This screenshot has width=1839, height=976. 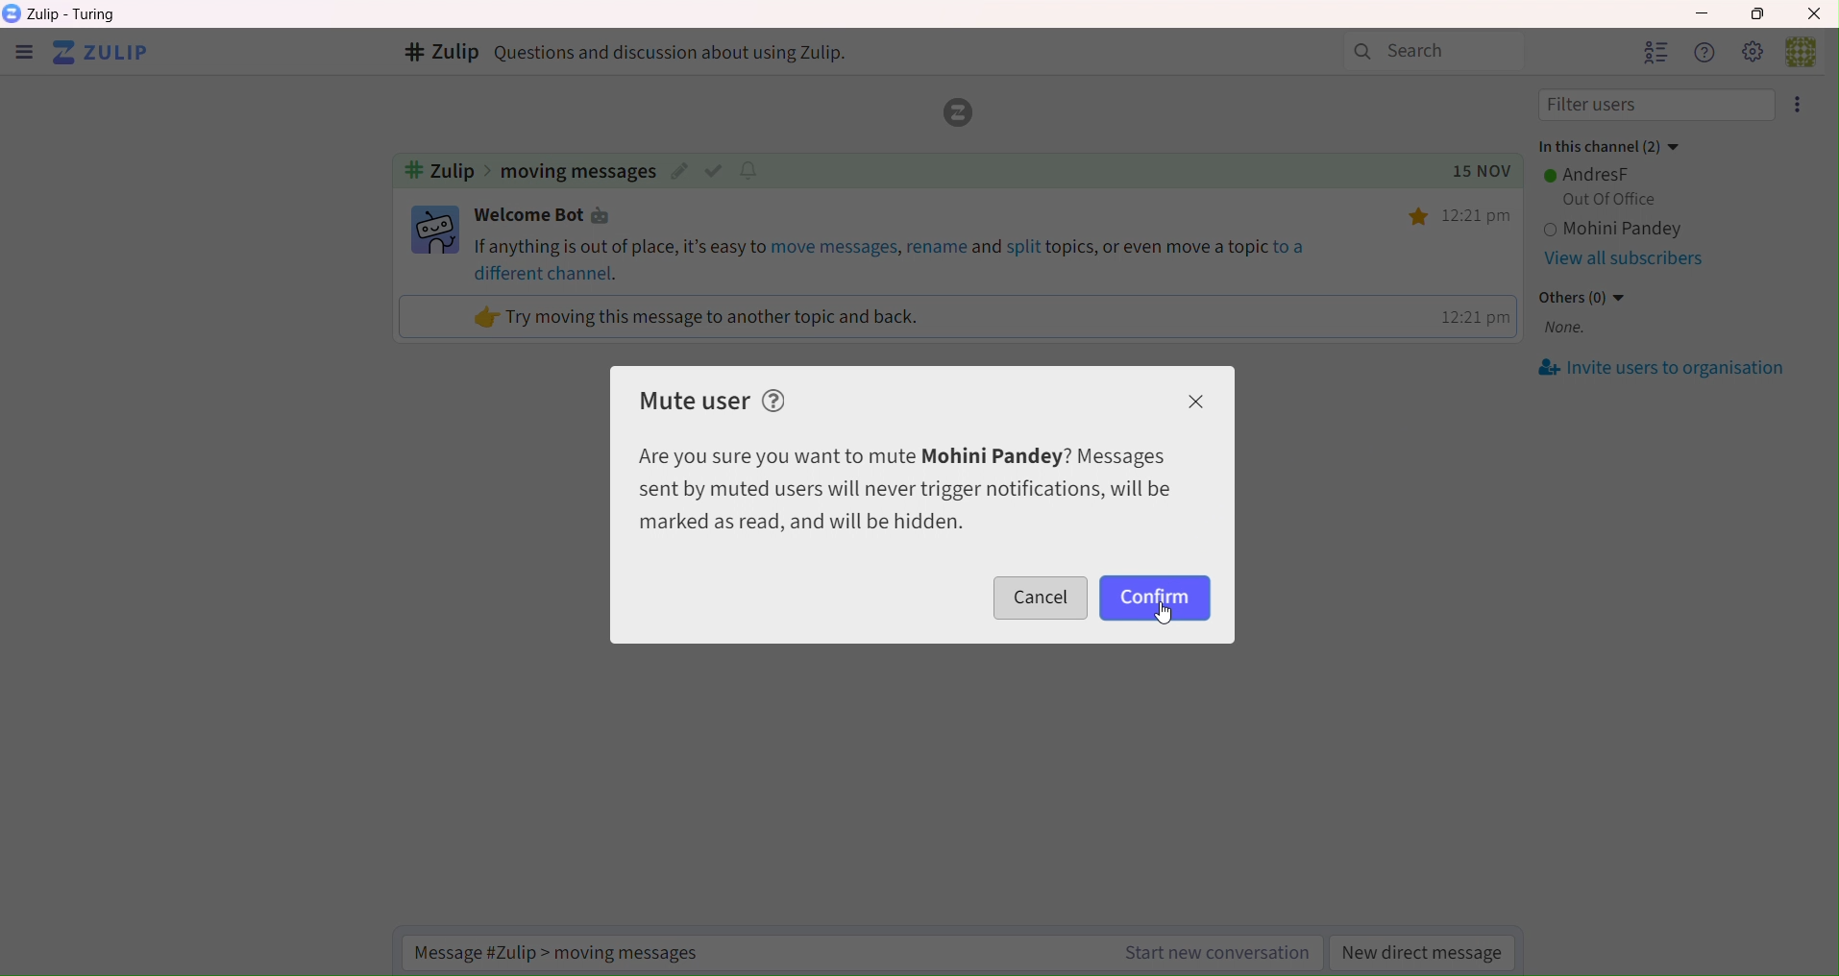 What do you see at coordinates (1042, 598) in the screenshot?
I see `cancel` at bounding box center [1042, 598].